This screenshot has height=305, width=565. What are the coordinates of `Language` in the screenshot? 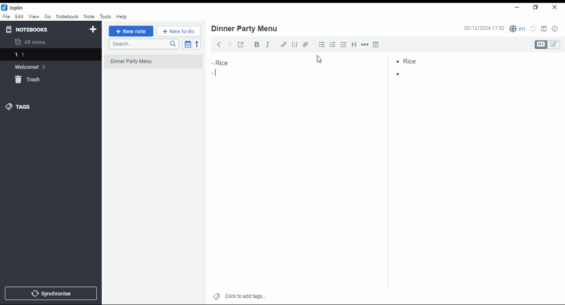 It's located at (517, 29).